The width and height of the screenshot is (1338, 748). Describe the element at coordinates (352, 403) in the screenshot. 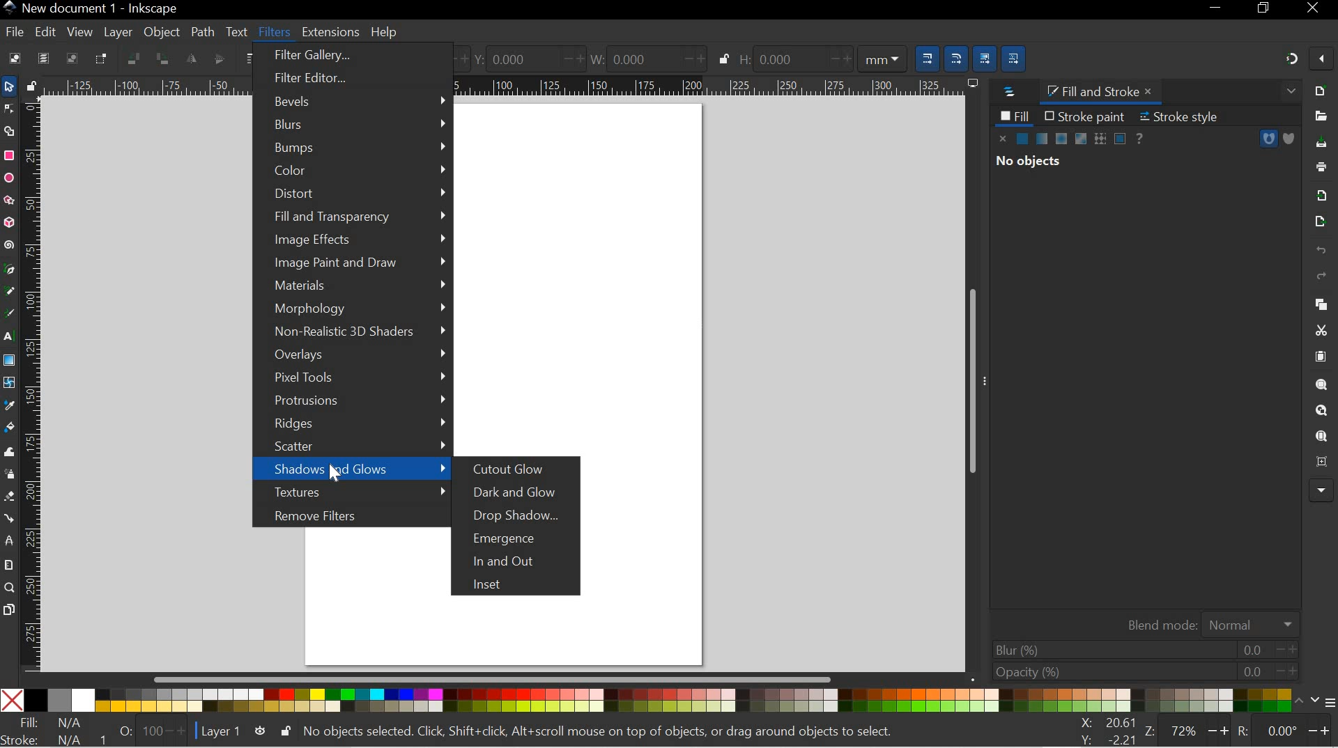

I see `PROTRUSIONS` at that location.